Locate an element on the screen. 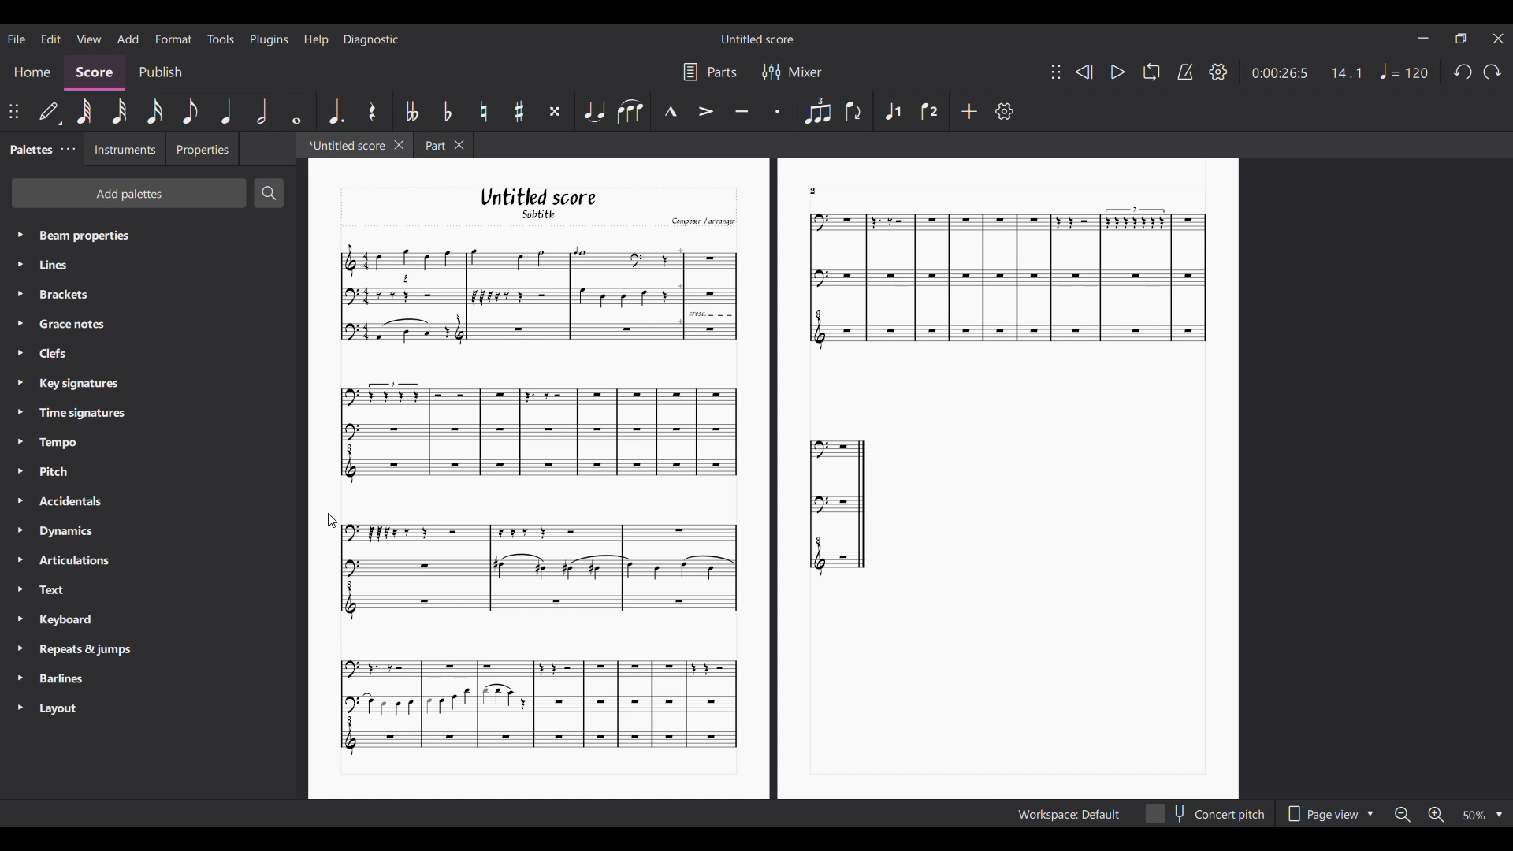 The image size is (1513, 851). > Dynamics is located at coordinates (63, 533).